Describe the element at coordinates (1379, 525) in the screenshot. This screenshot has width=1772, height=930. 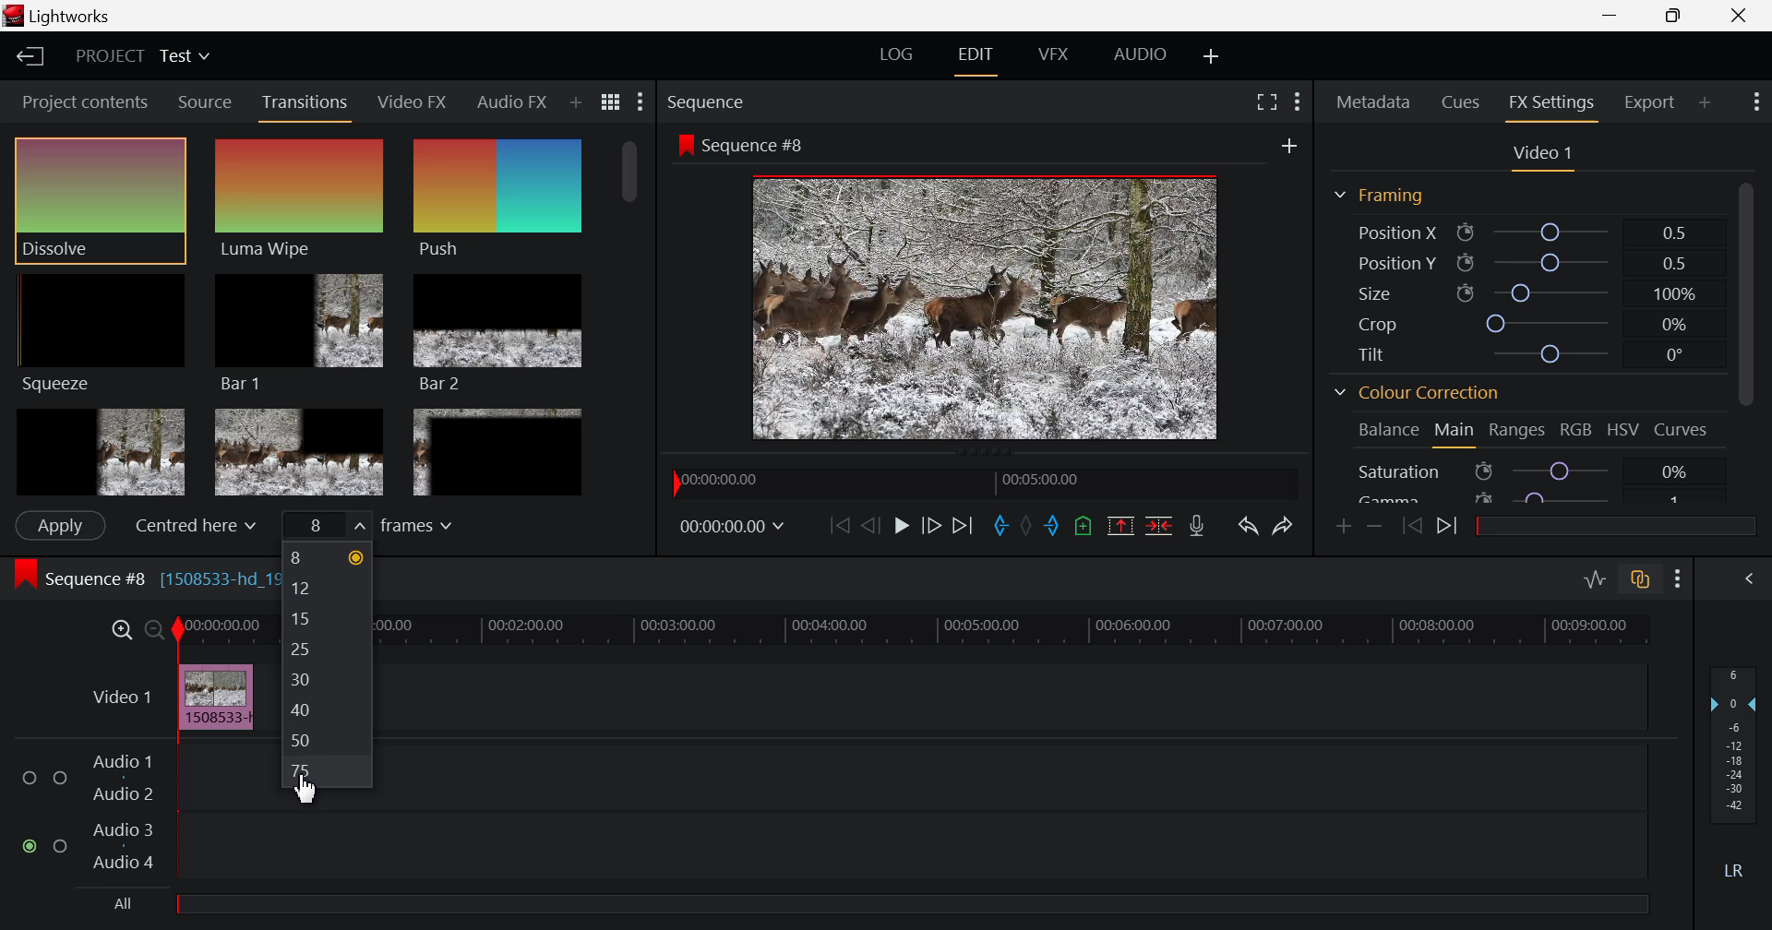
I see `Remove keyframe` at that location.